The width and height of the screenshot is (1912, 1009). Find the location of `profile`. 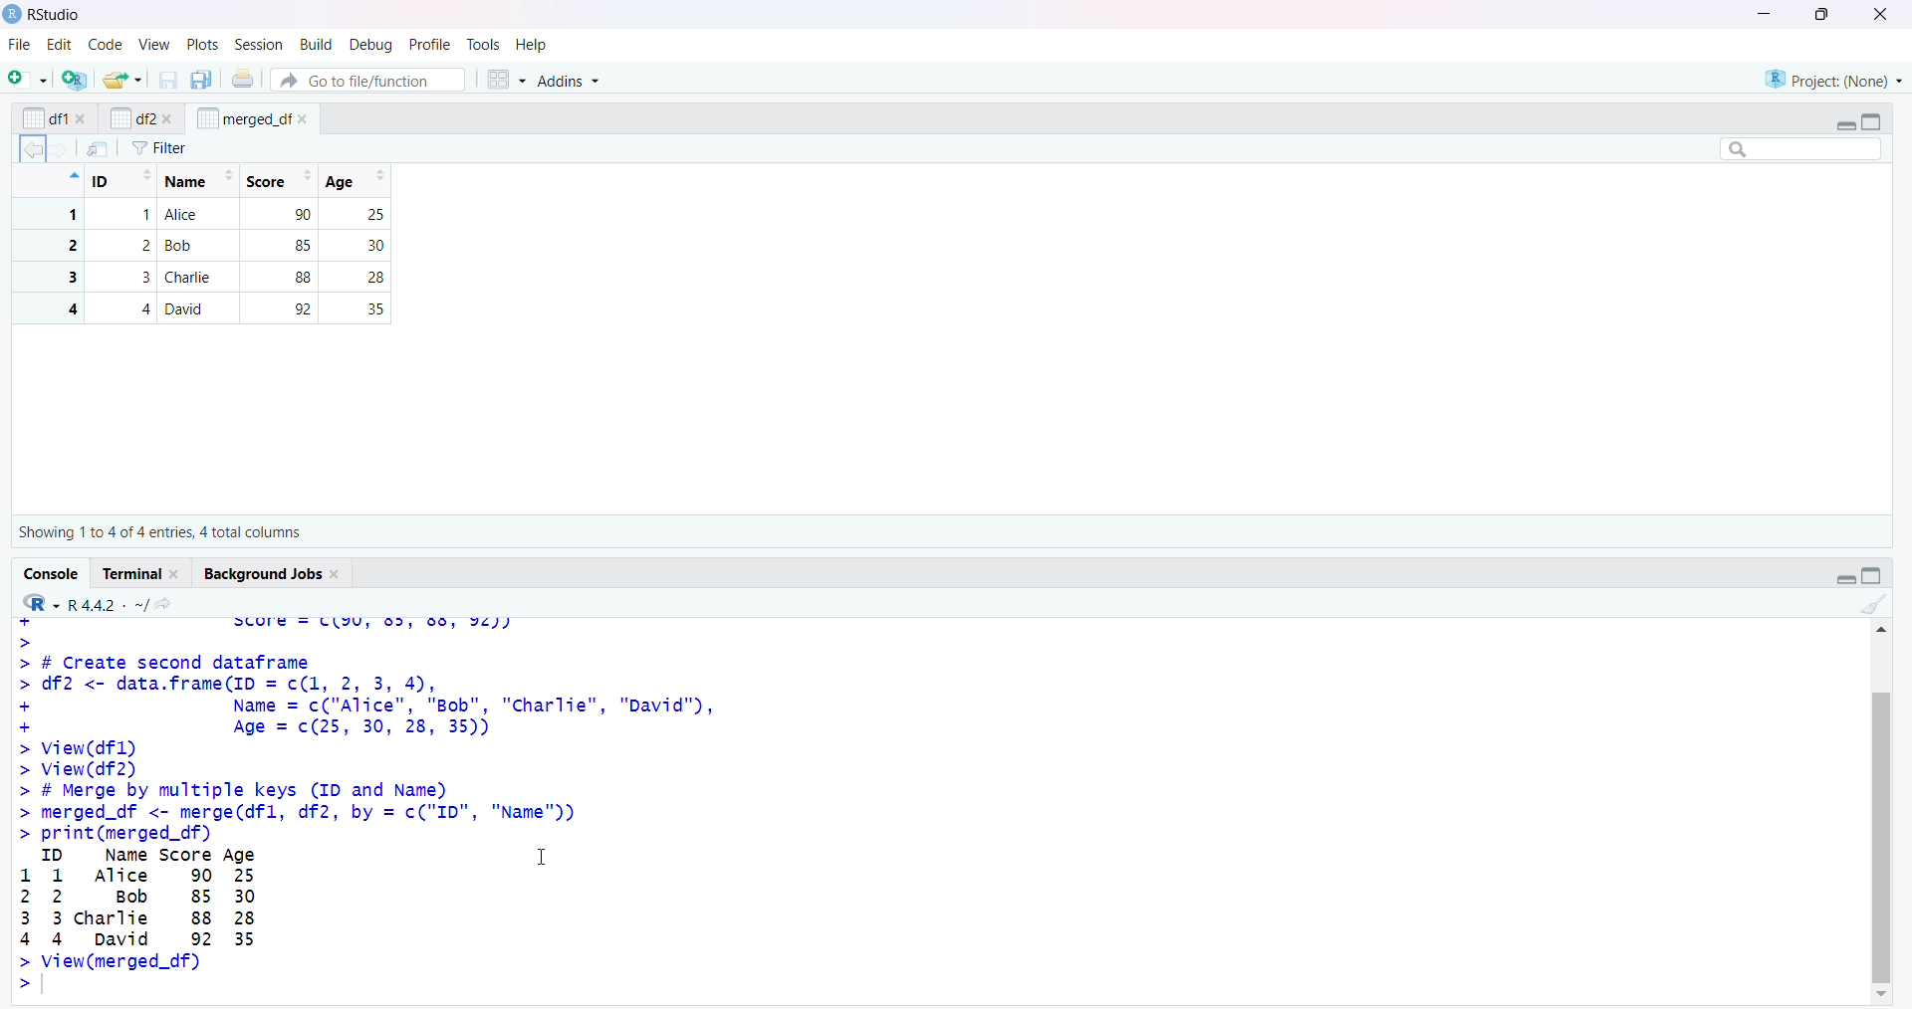

profile is located at coordinates (429, 45).